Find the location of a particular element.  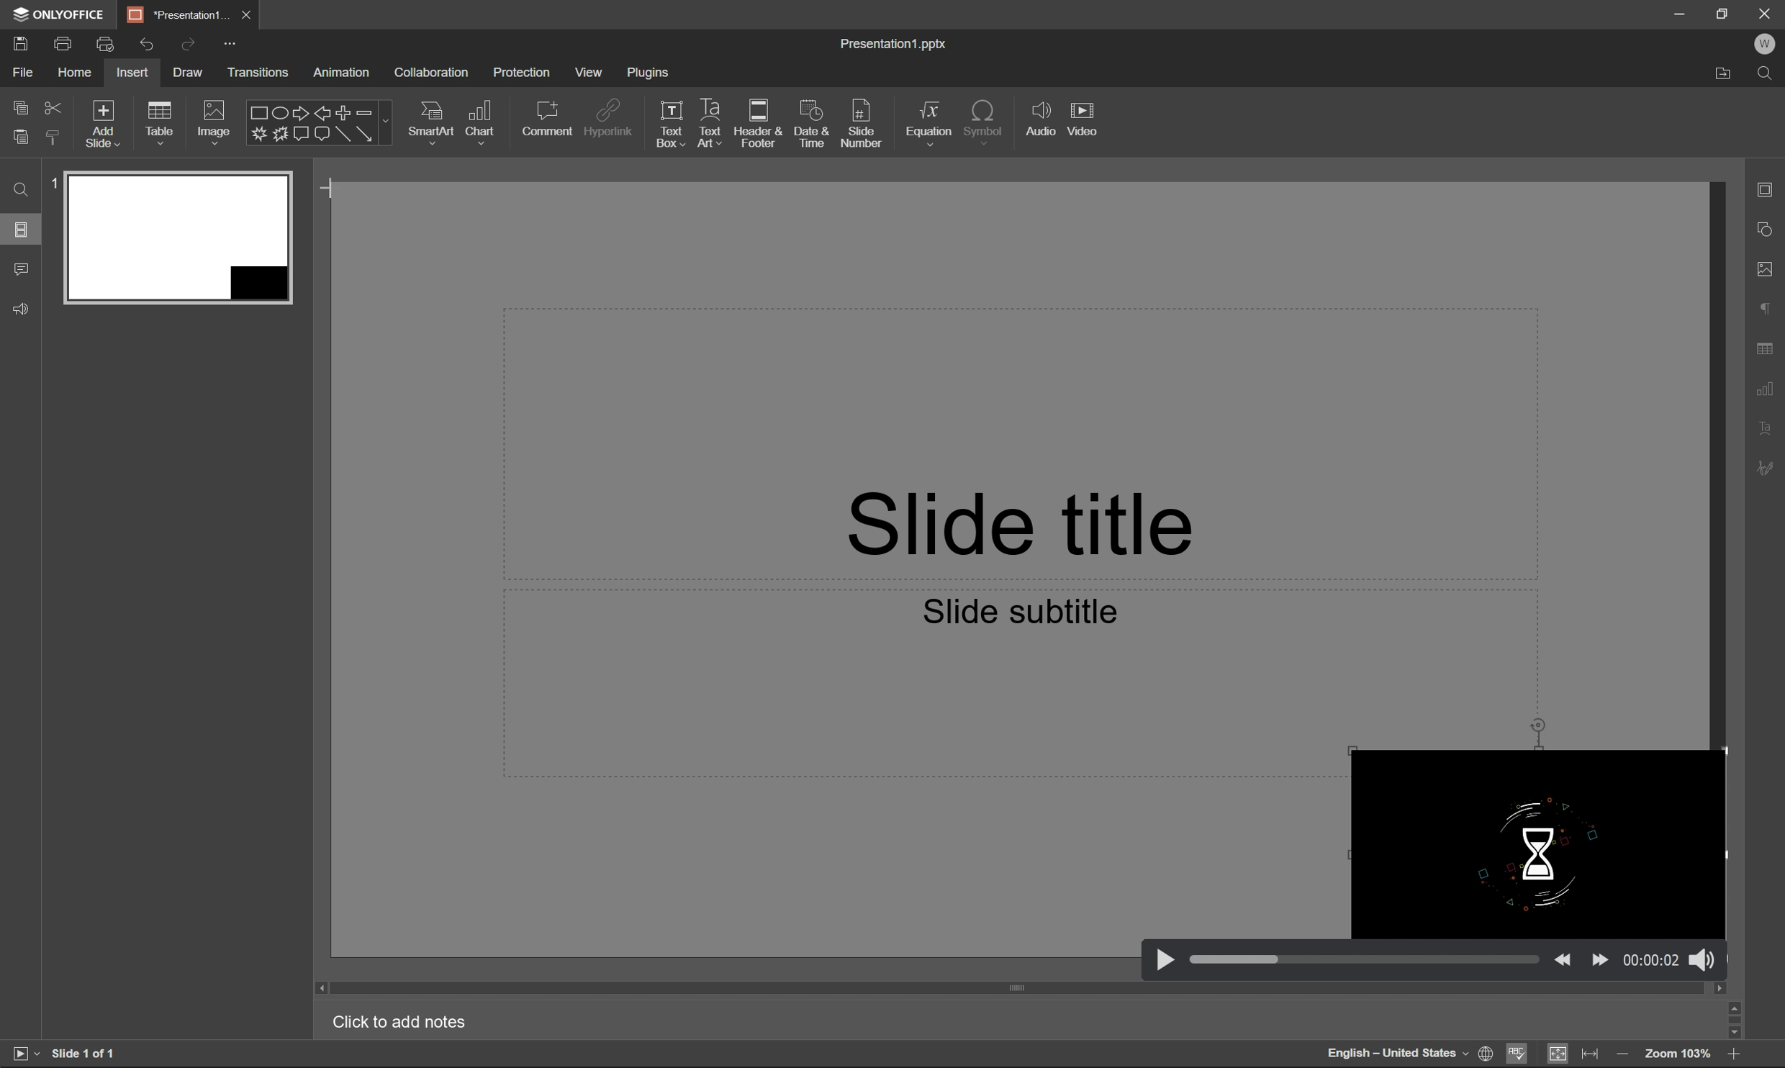

copy style is located at coordinates (50, 137).